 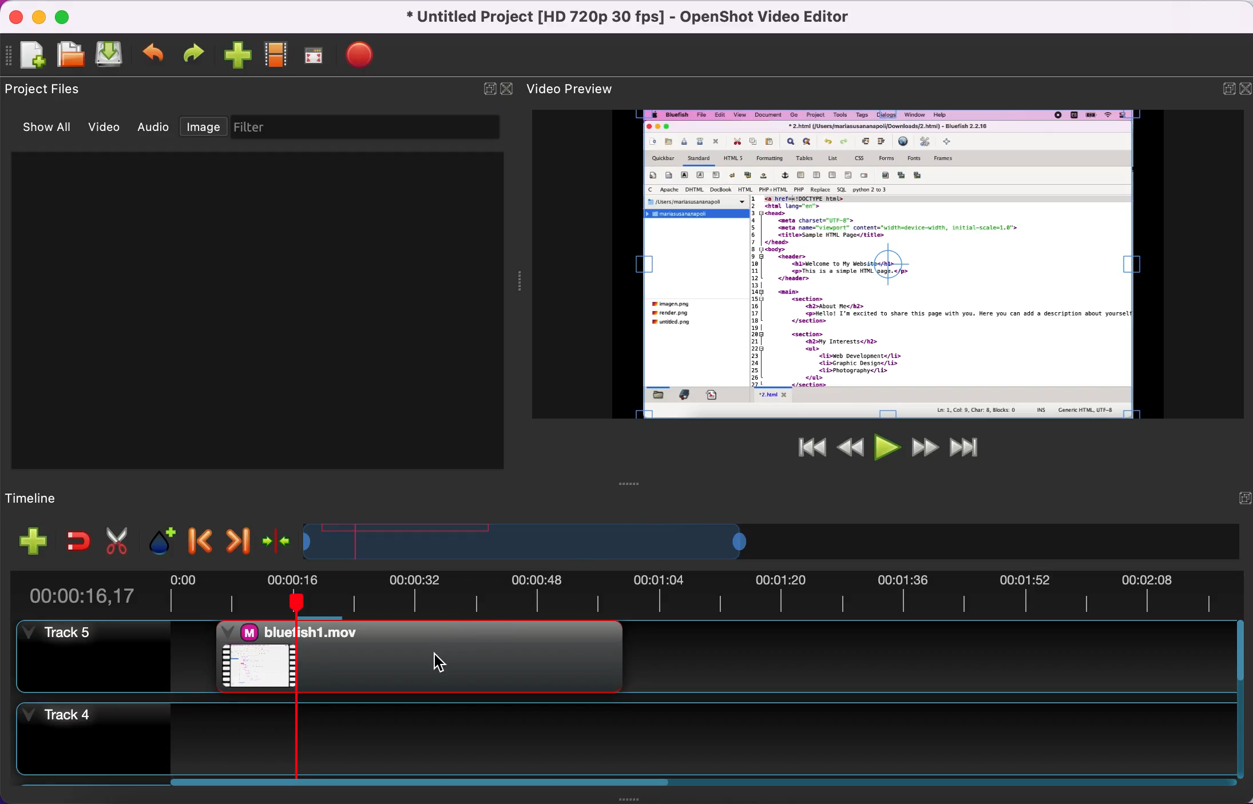 I want to click on scroll bar, so click(x=421, y=788).